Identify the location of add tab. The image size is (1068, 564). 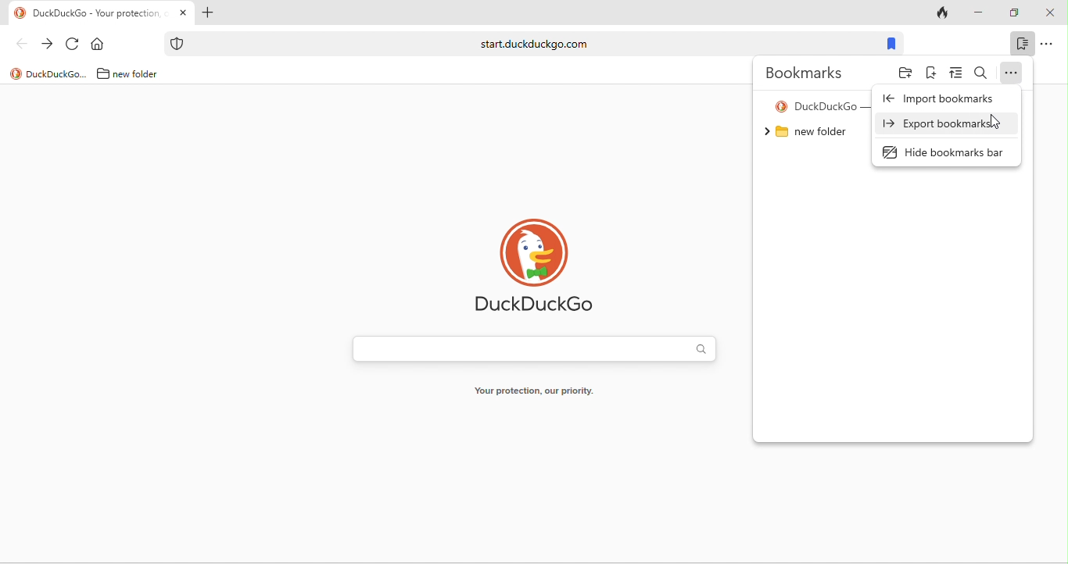
(207, 12).